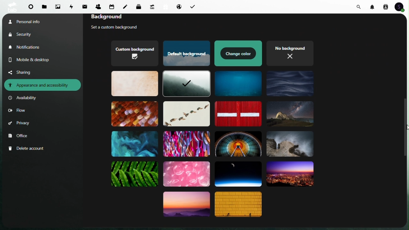 The height and width of the screenshot is (230, 409). What do you see at coordinates (19, 124) in the screenshot?
I see `Privacy` at bounding box center [19, 124].